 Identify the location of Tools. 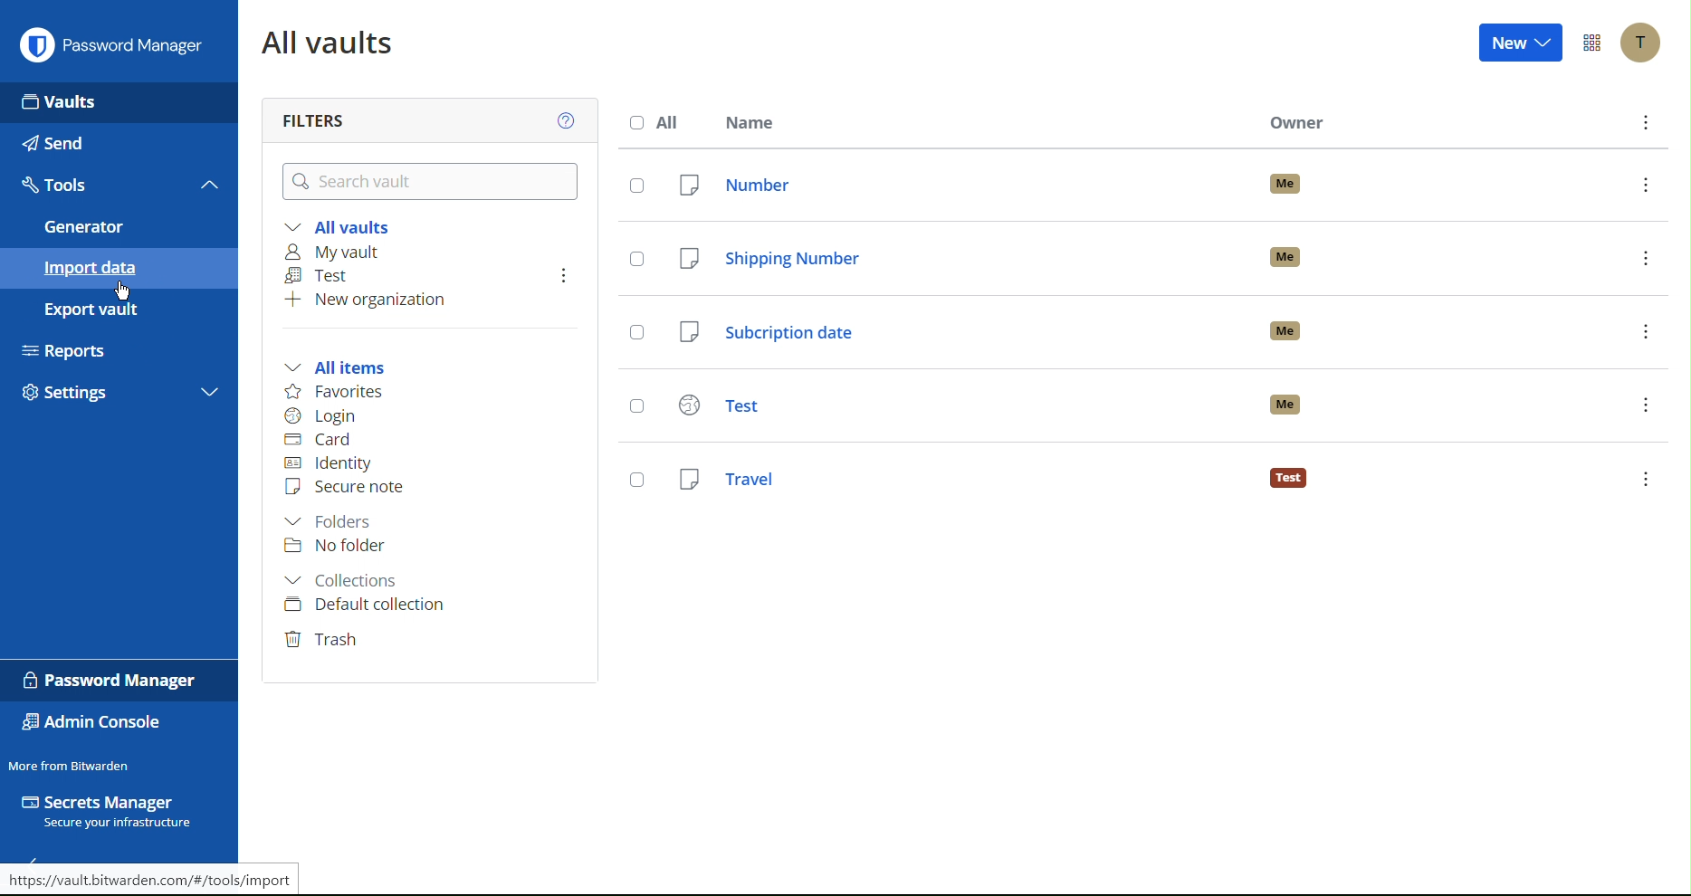
(96, 185).